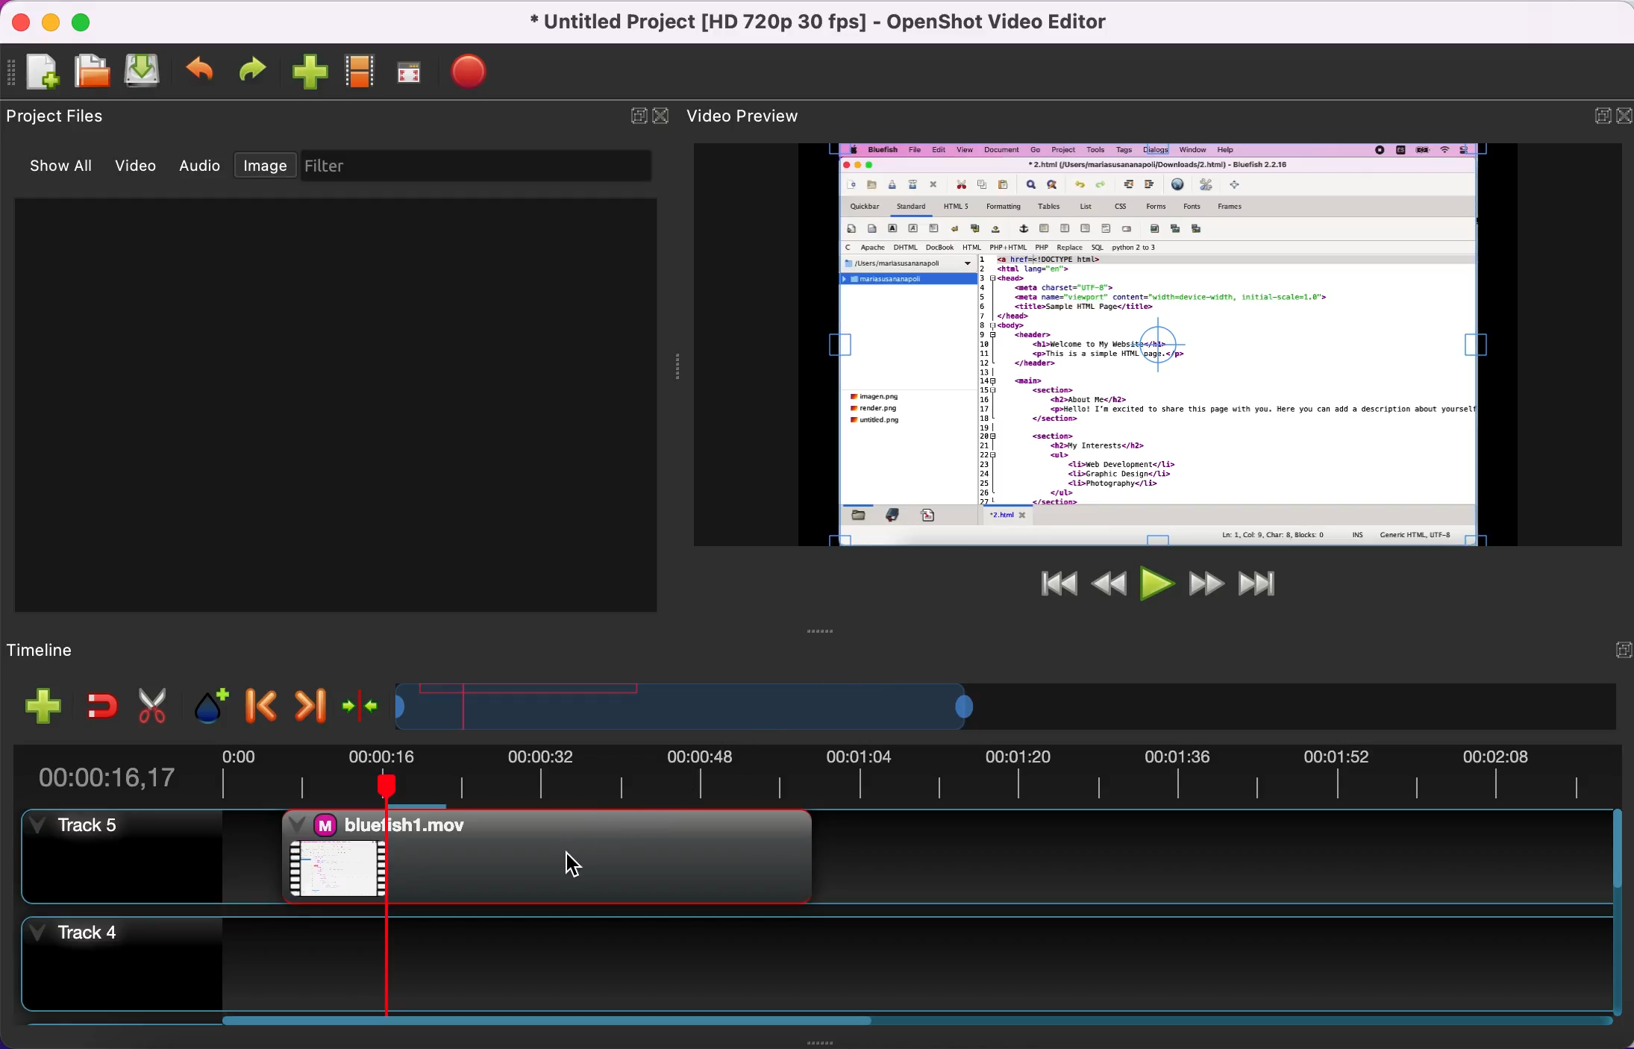 The height and width of the screenshot is (1049, 1634). I want to click on expand/hide, so click(631, 116).